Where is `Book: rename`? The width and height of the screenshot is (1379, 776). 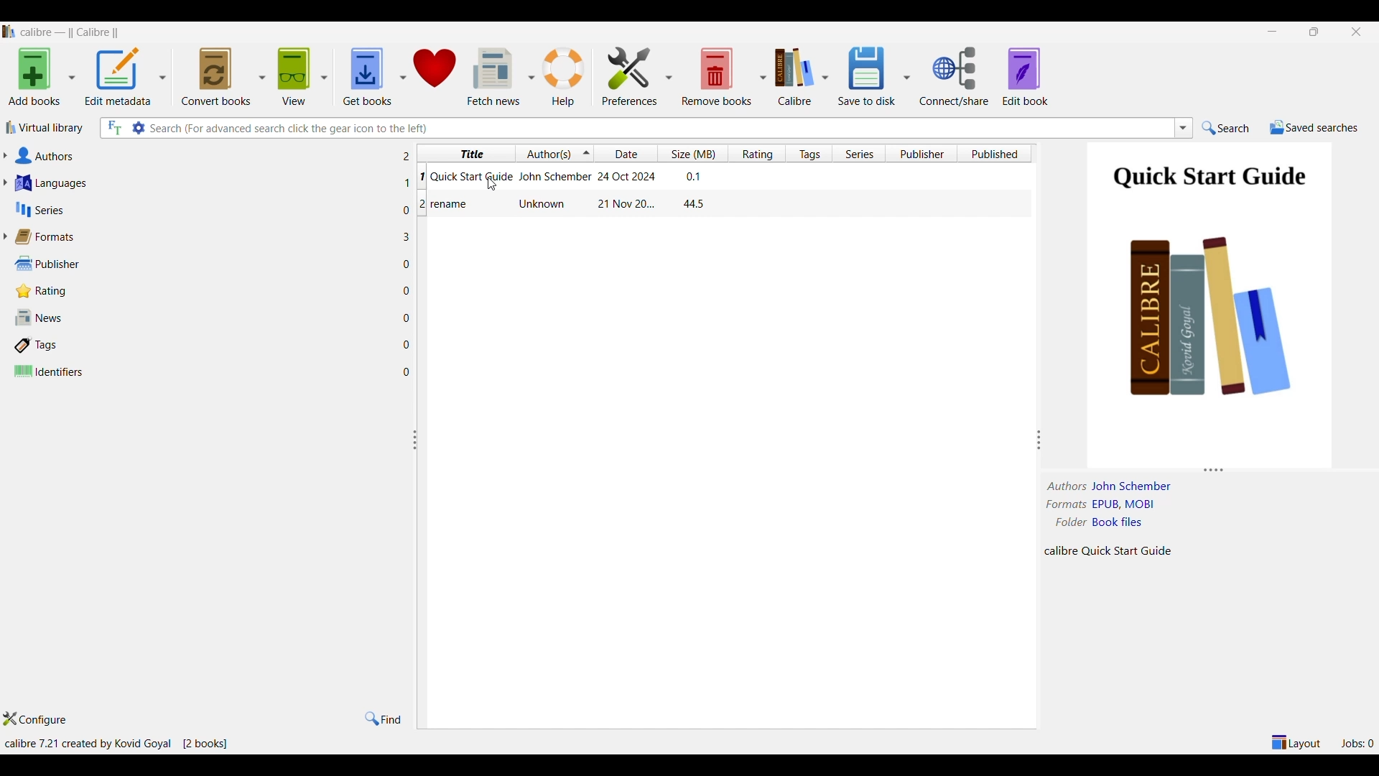 Book: rename is located at coordinates (565, 205).